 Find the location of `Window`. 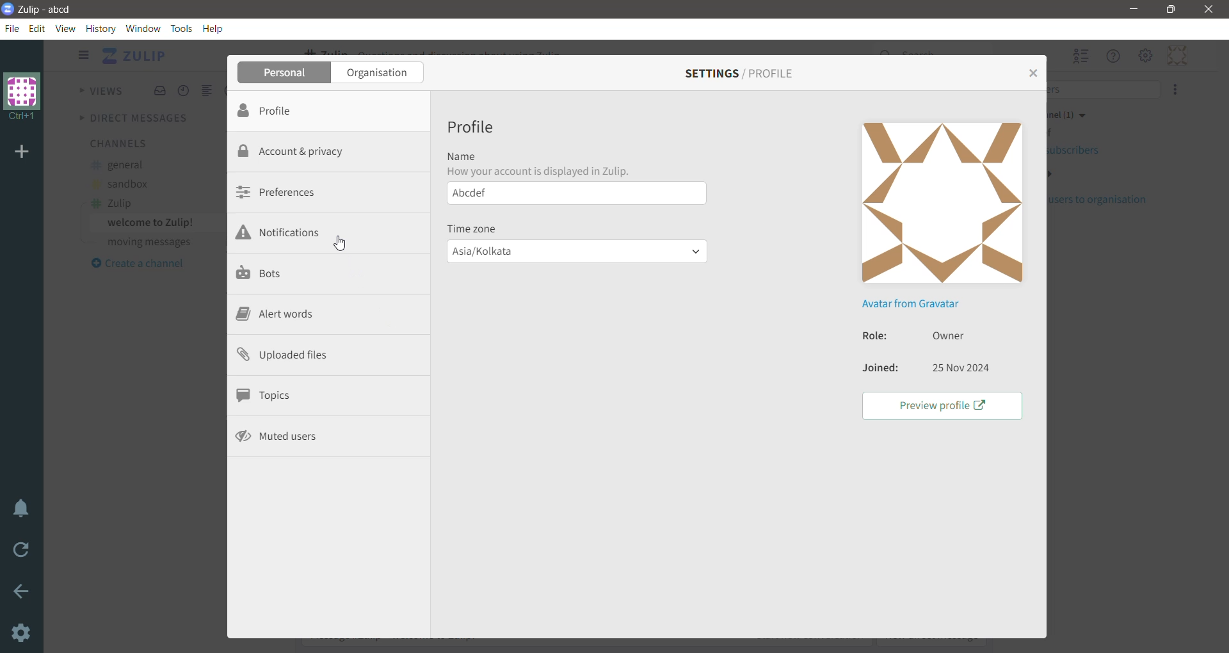

Window is located at coordinates (143, 28).